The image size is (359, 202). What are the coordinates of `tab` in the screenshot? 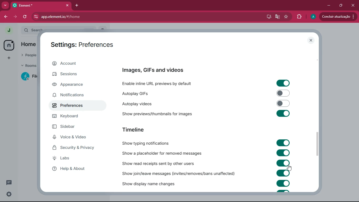 It's located at (34, 5).